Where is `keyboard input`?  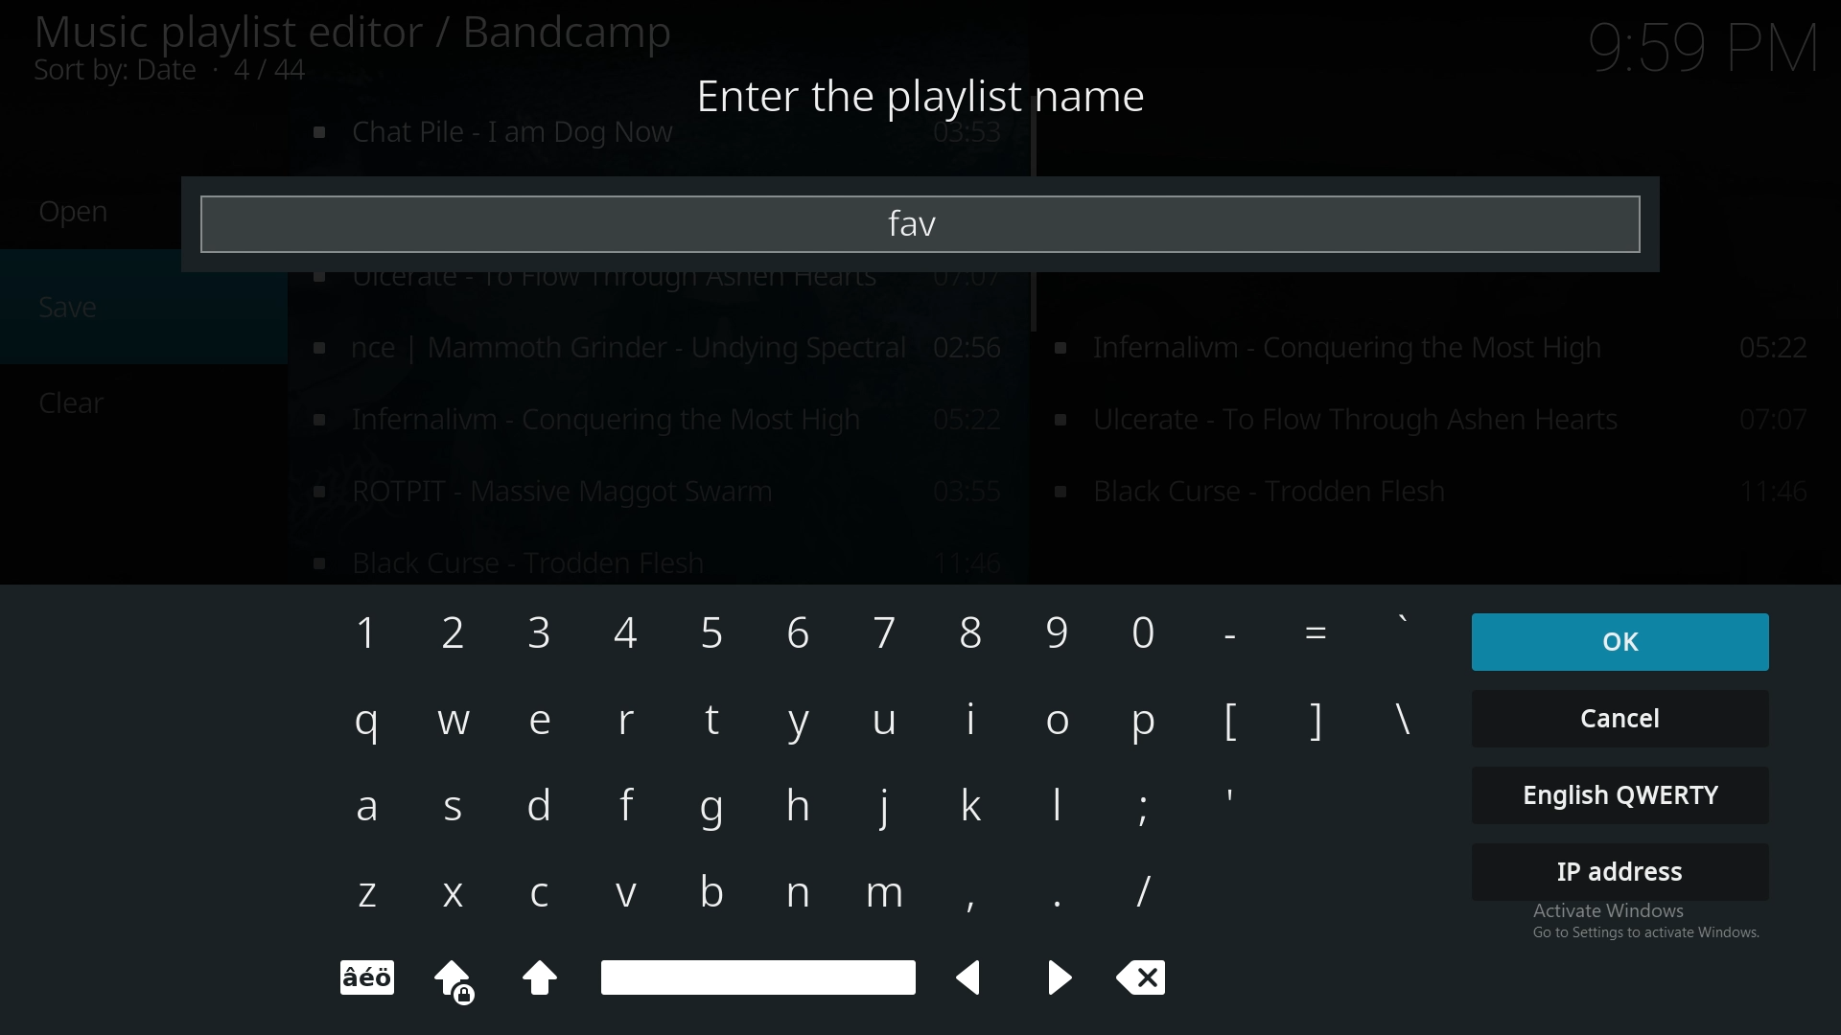 keyboard input is located at coordinates (972, 636).